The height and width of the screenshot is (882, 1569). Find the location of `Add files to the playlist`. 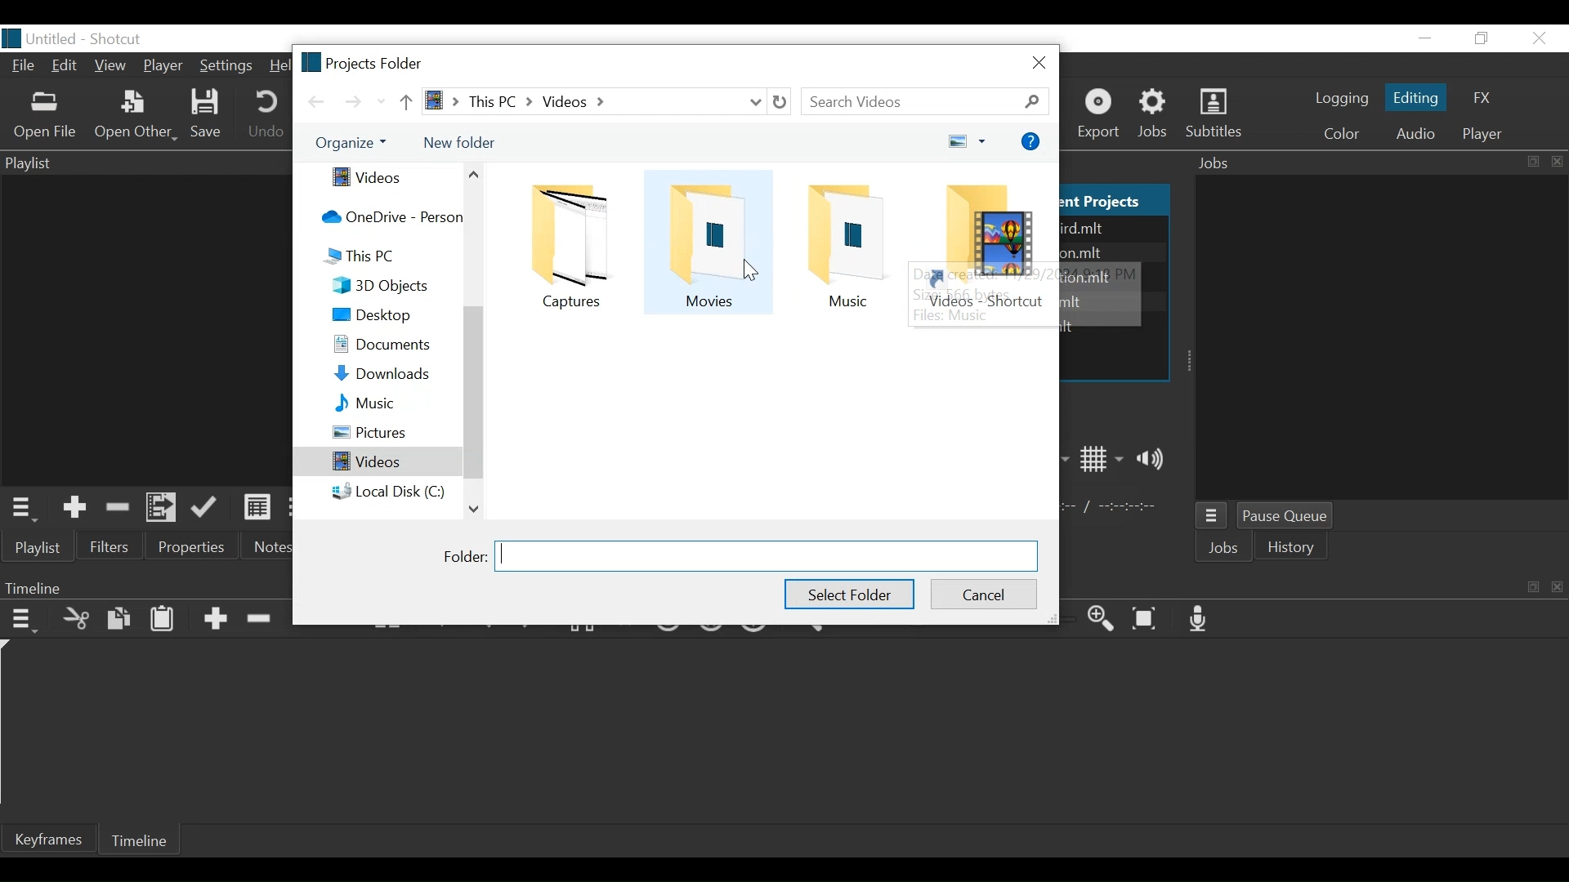

Add files to the playlist is located at coordinates (164, 509).